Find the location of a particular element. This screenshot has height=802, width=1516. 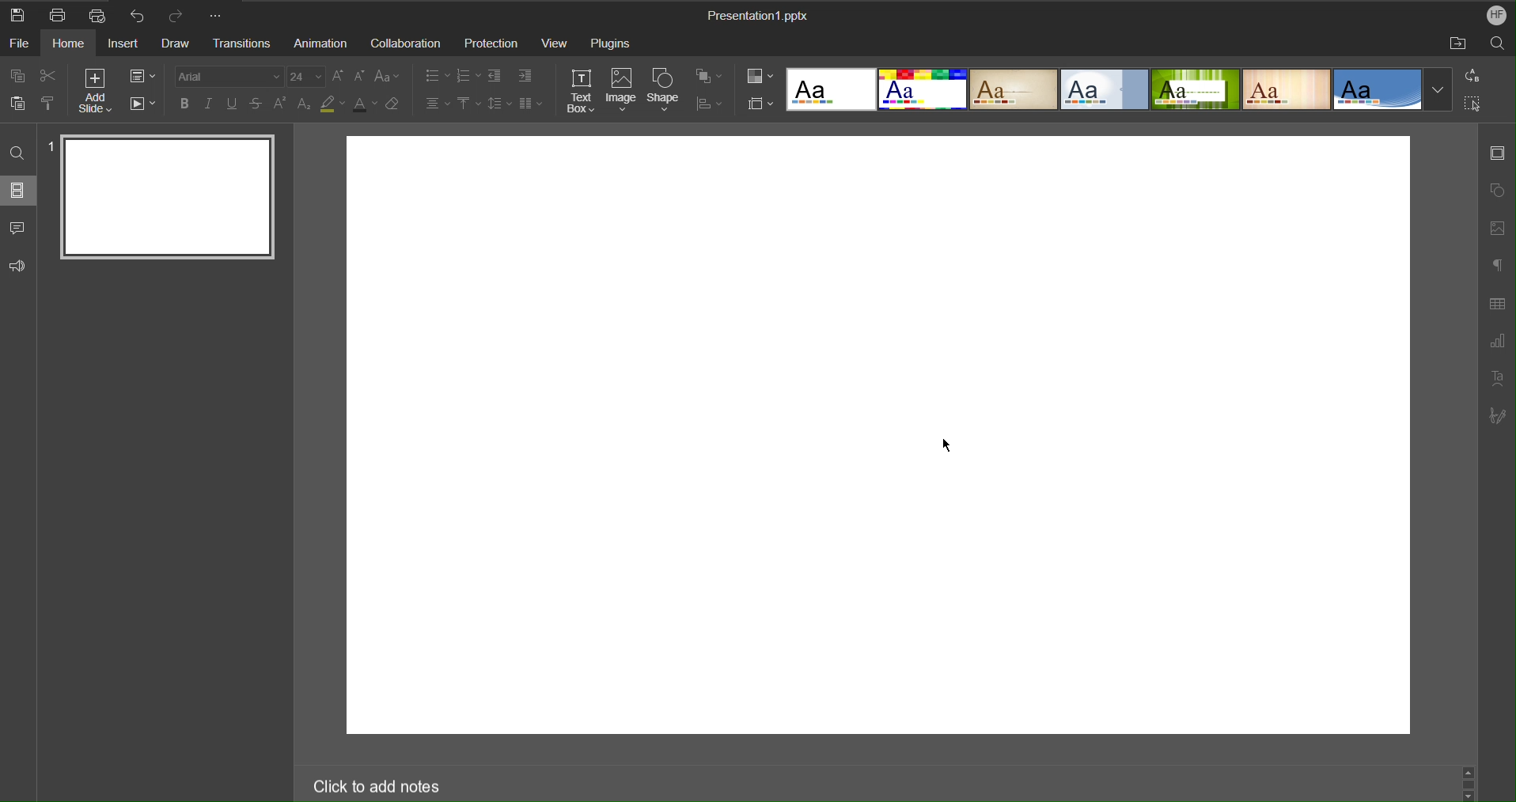

Quick Print is located at coordinates (97, 15).